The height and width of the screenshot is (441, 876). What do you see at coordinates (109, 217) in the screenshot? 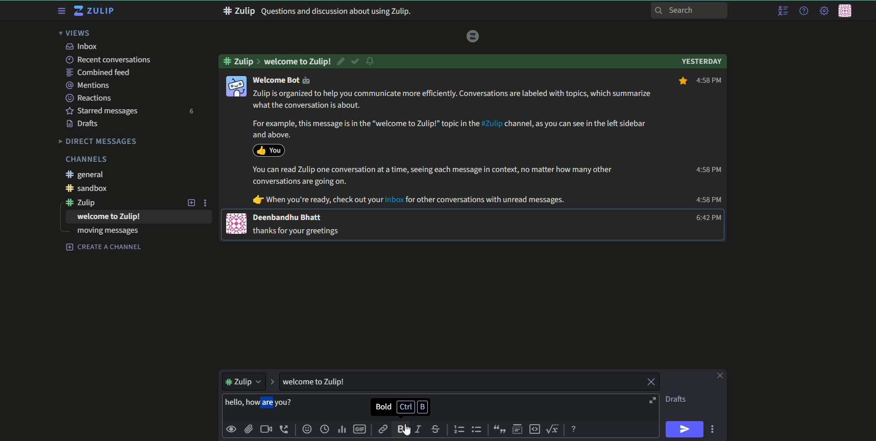
I see `welcome to zulip!` at bounding box center [109, 217].